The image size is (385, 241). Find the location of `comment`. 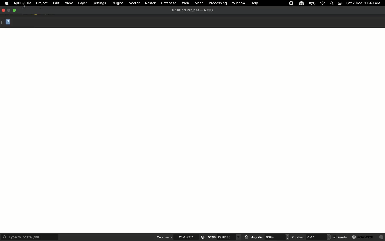

comment is located at coordinates (381, 237).